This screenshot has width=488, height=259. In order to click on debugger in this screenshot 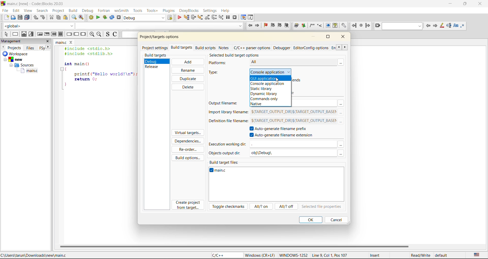, I will do `click(283, 48)`.